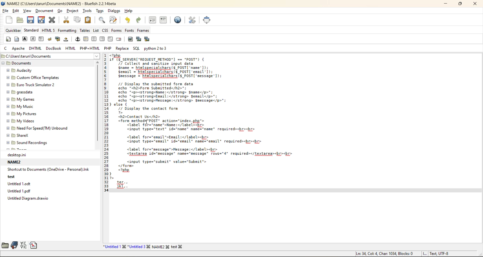 The height and width of the screenshot is (257, 483). What do you see at coordinates (60, 11) in the screenshot?
I see `go` at bounding box center [60, 11].